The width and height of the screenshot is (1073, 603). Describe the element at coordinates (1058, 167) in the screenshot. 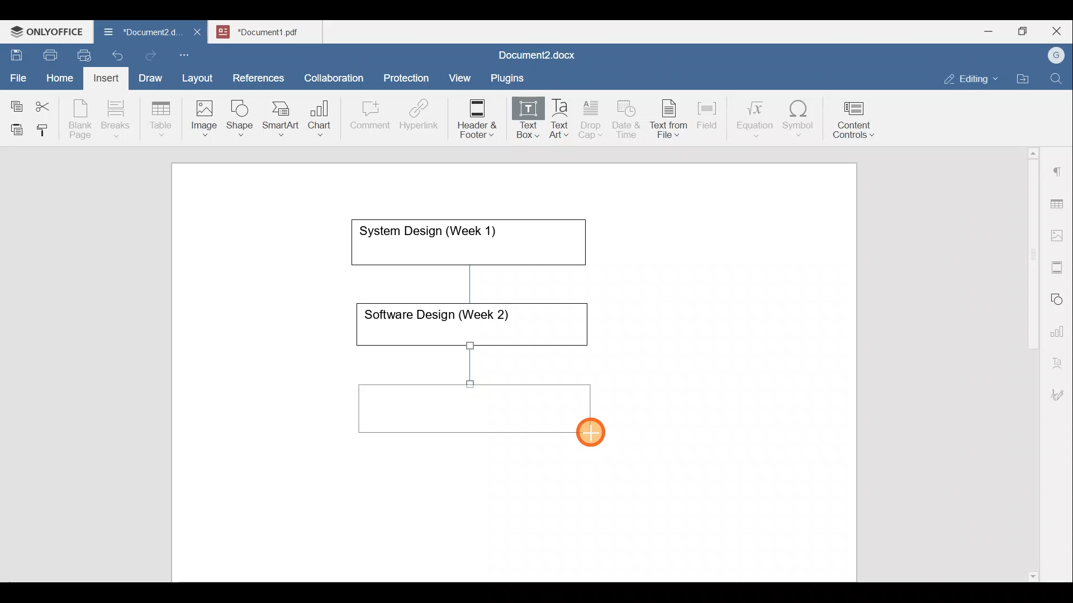

I see `Paragraph settings` at that location.